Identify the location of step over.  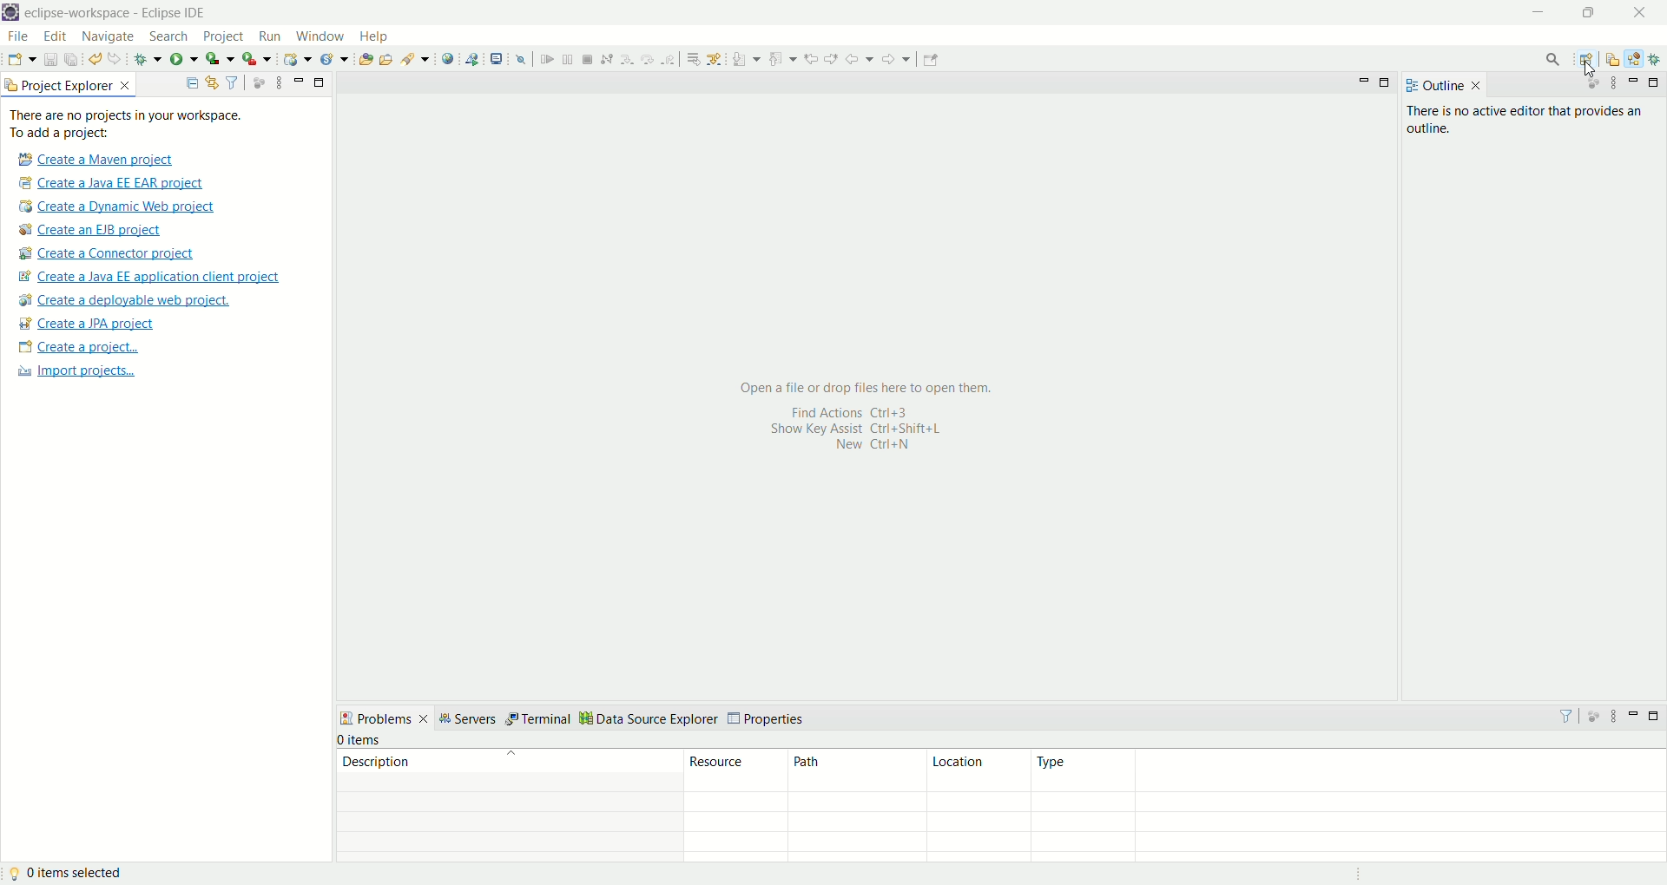
(647, 59).